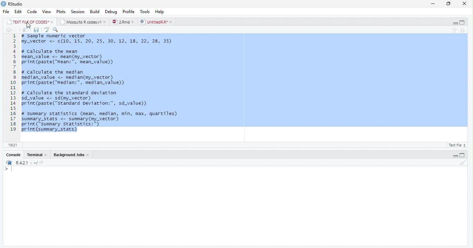 This screenshot has width=473, height=248. Describe the element at coordinates (14, 155) in the screenshot. I see `Console` at that location.